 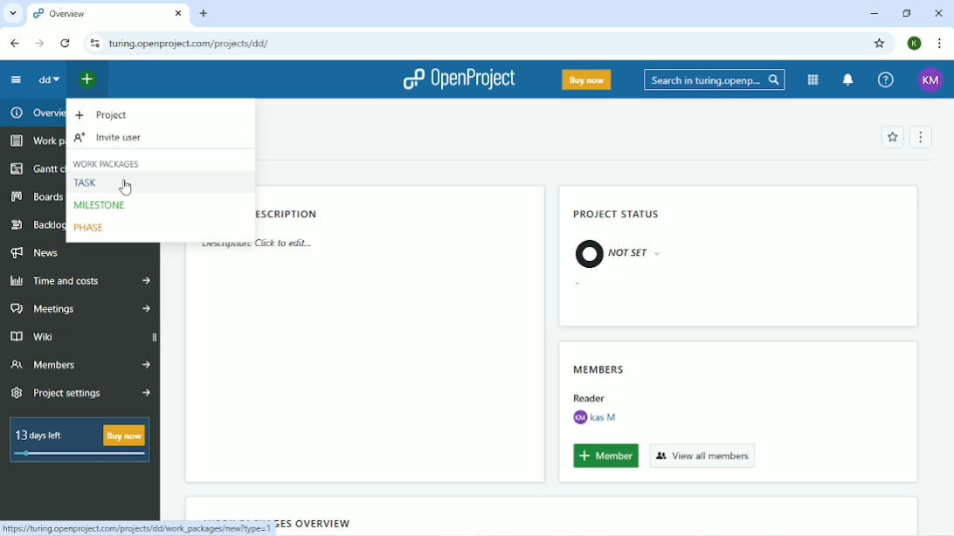 What do you see at coordinates (16, 79) in the screenshot?
I see `Collapse project menu` at bounding box center [16, 79].